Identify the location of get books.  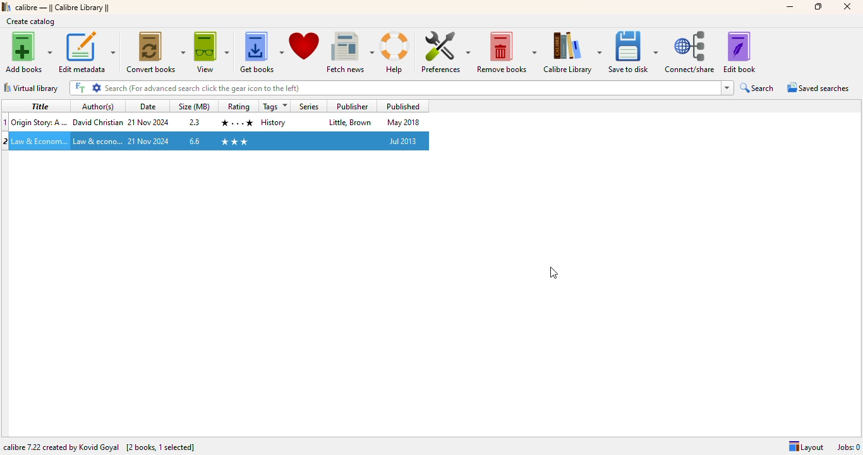
(261, 52).